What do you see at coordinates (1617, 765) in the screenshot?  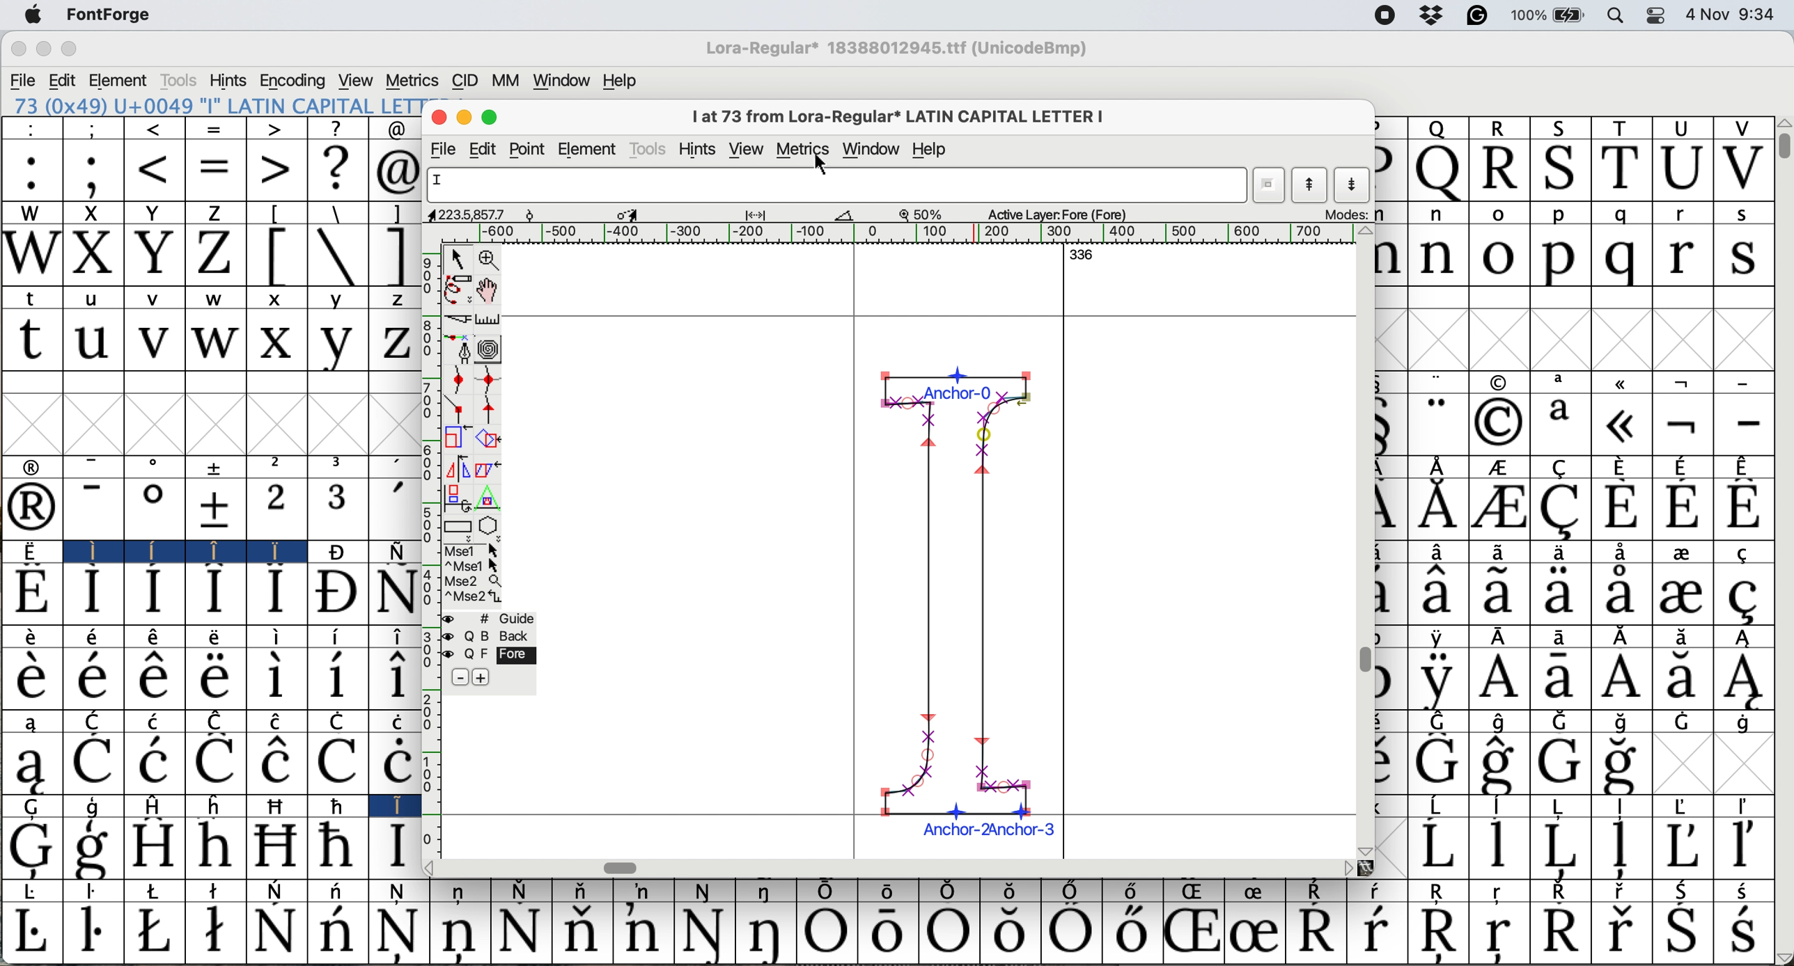 I see `Symbol` at bounding box center [1617, 765].